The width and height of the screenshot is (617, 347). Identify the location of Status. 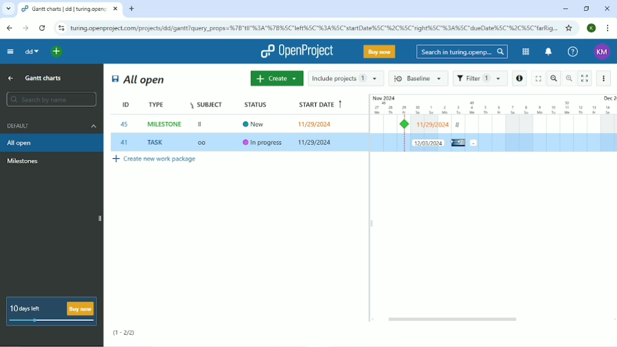
(258, 105).